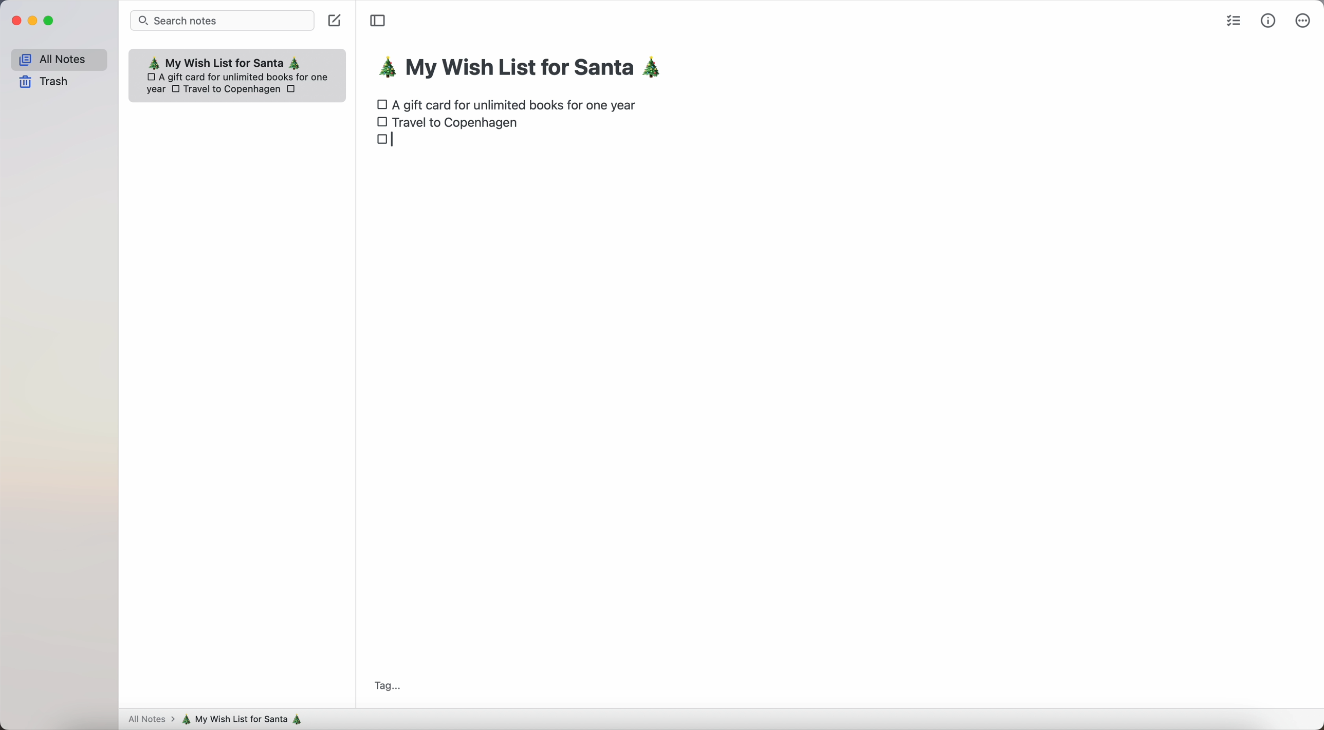 This screenshot has height=730, width=1324. Describe the element at coordinates (458, 122) in the screenshot. I see `Travel to Copenhagen` at that location.